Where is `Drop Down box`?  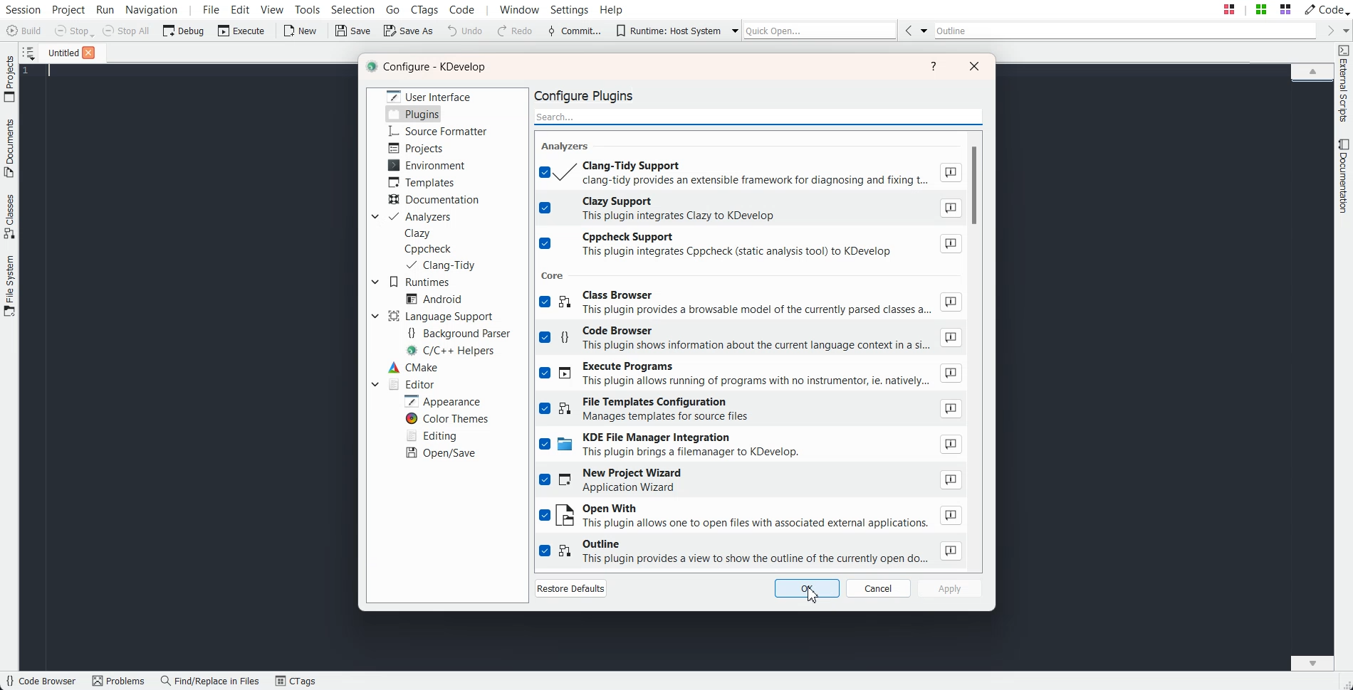 Drop Down box is located at coordinates (924, 30).